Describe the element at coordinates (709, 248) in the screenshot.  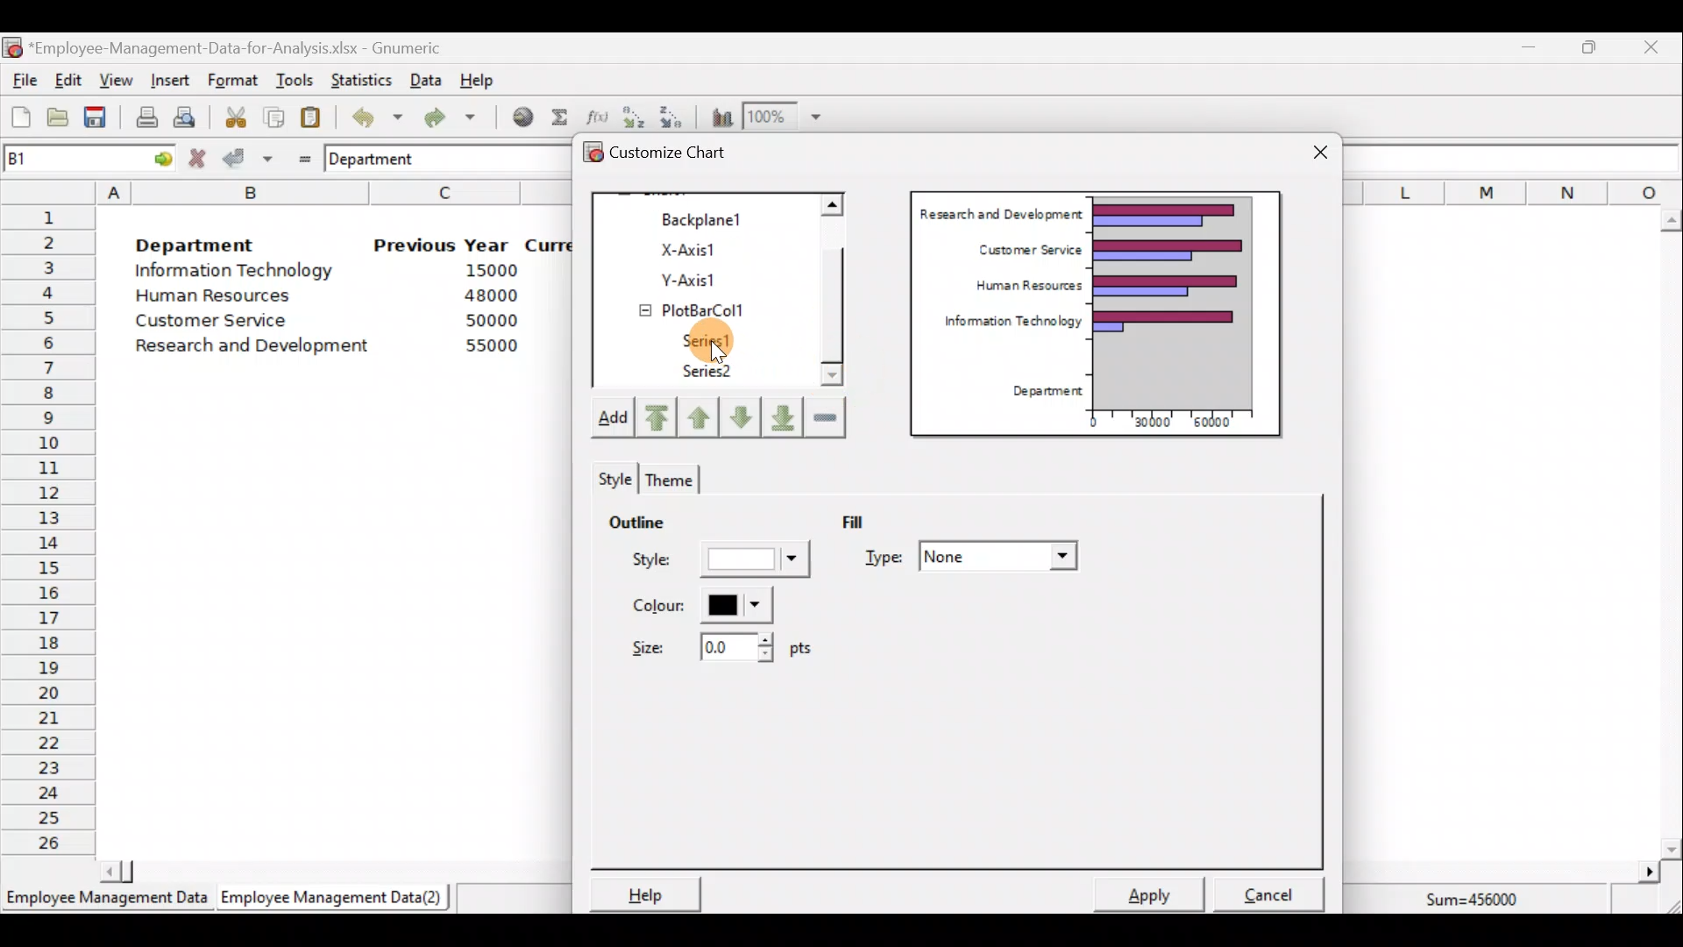
I see `X-axis1` at that location.